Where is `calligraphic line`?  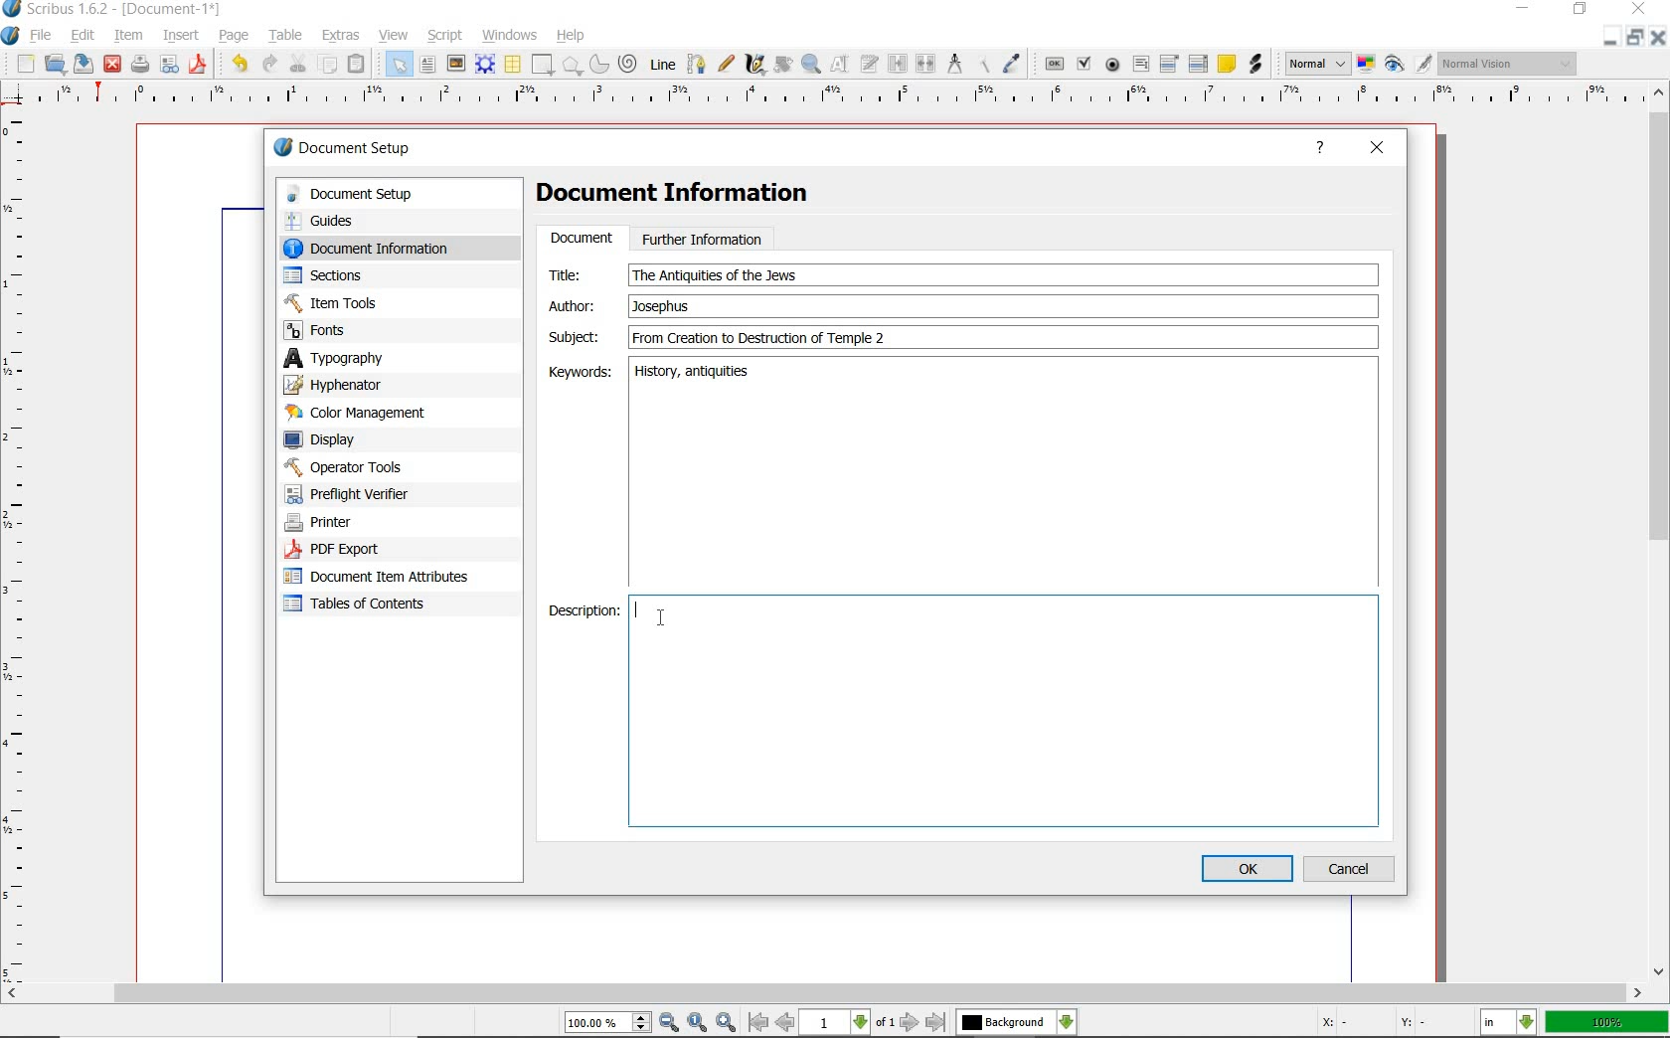 calligraphic line is located at coordinates (755, 66).